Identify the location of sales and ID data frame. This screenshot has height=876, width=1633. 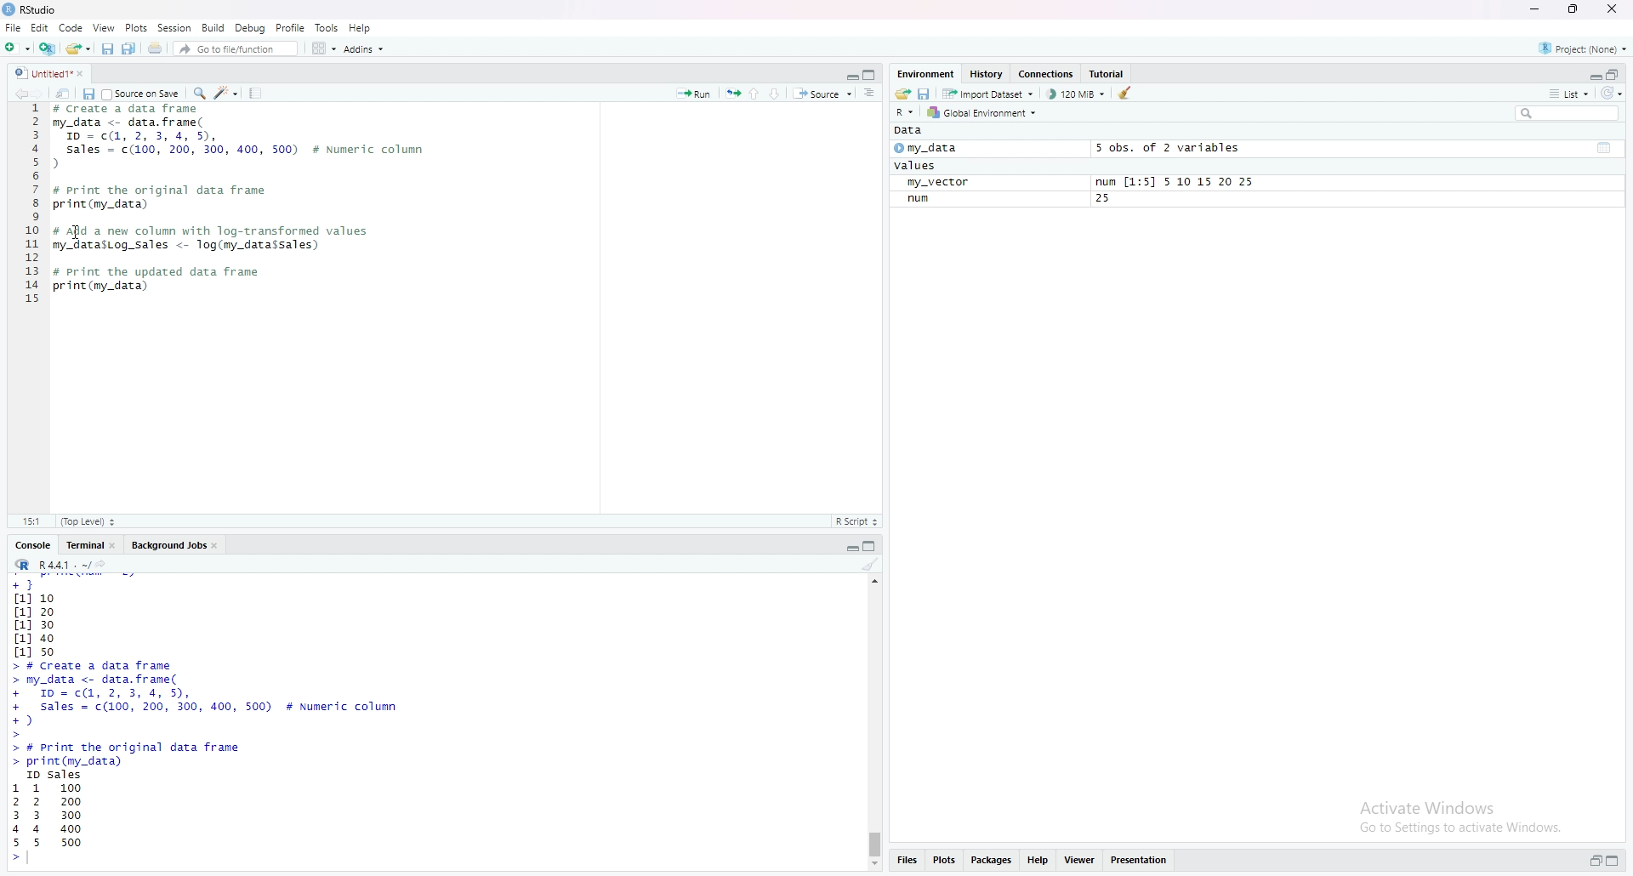
(242, 145).